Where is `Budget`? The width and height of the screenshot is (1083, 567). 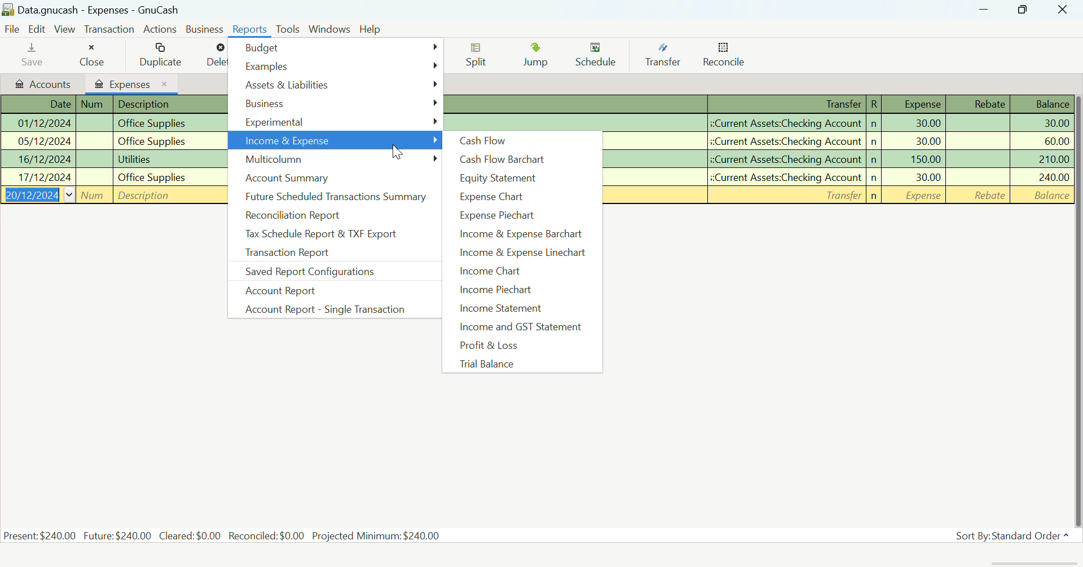 Budget is located at coordinates (336, 50).